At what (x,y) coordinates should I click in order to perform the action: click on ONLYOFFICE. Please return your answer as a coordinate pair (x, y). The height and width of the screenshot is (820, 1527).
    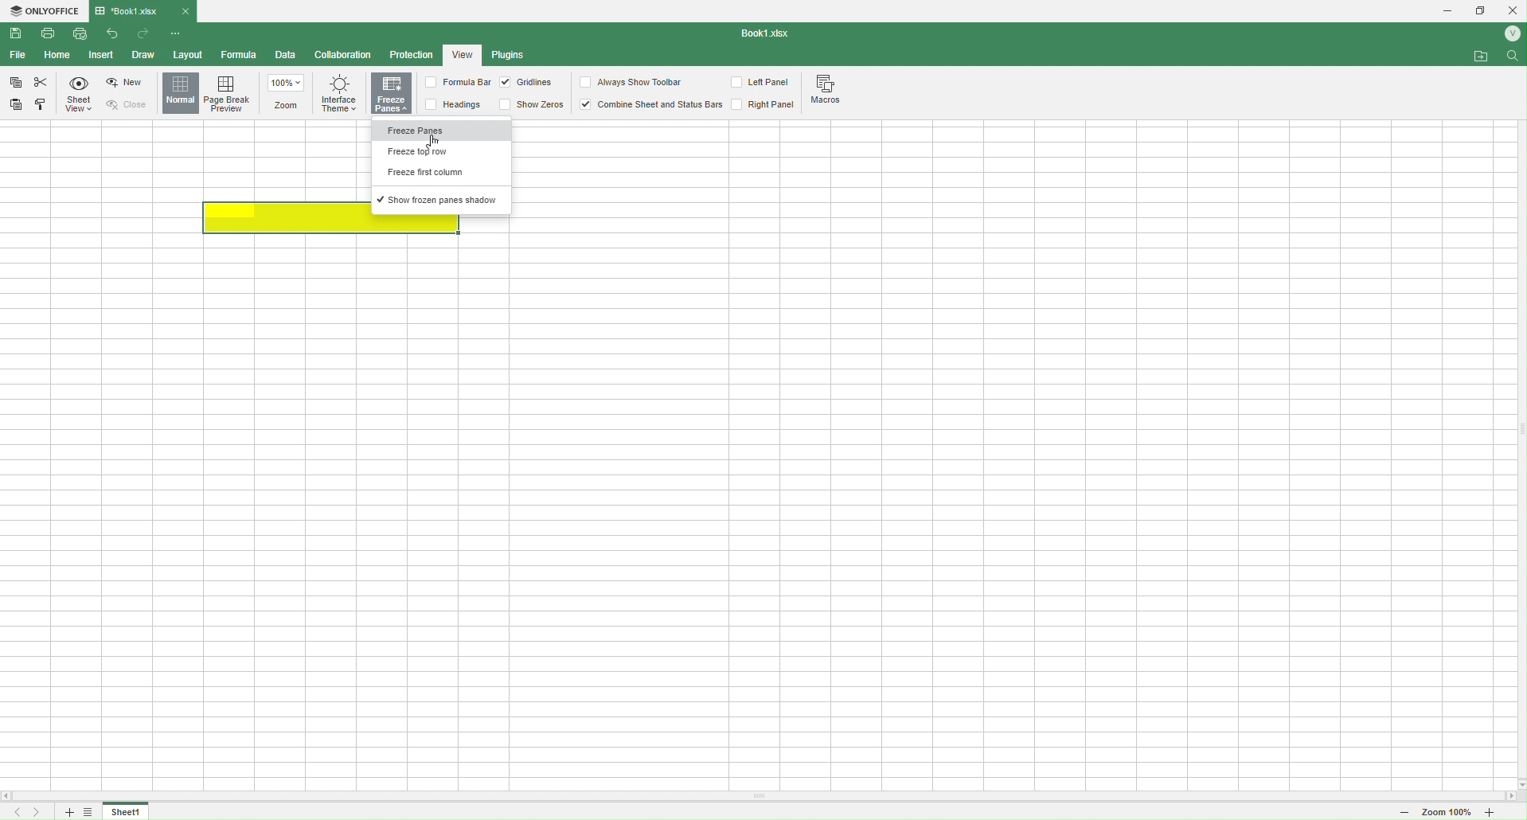
    Looking at the image, I should click on (45, 12).